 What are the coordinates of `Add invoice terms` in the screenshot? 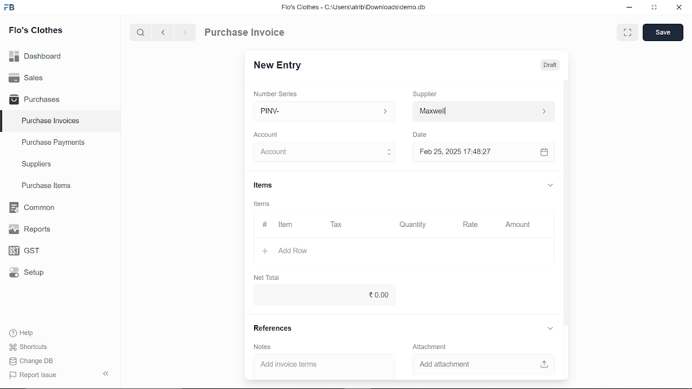 It's located at (319, 365).